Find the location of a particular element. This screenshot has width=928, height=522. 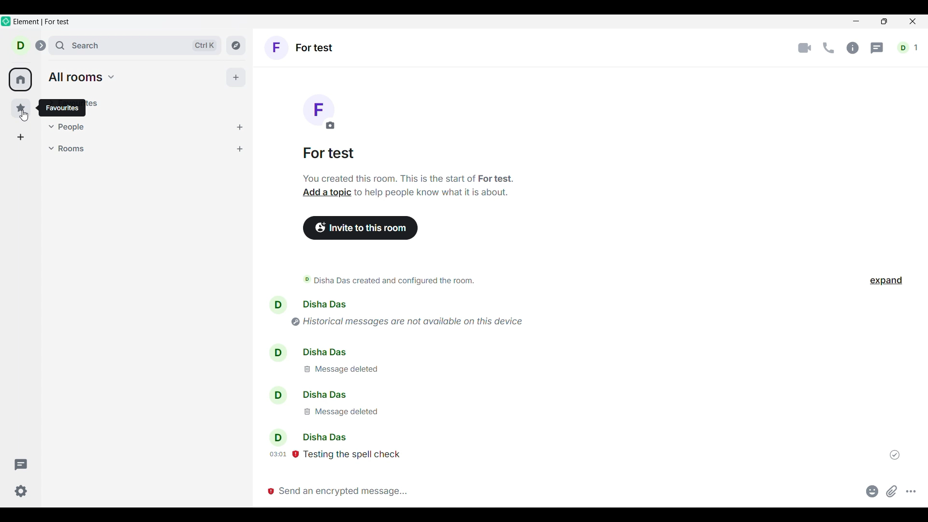

message deleted is located at coordinates (352, 416).